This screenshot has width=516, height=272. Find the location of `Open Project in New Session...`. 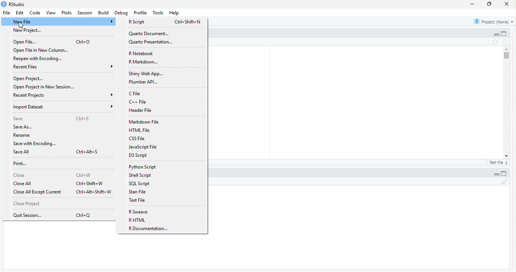

Open Project in New Session... is located at coordinates (45, 87).